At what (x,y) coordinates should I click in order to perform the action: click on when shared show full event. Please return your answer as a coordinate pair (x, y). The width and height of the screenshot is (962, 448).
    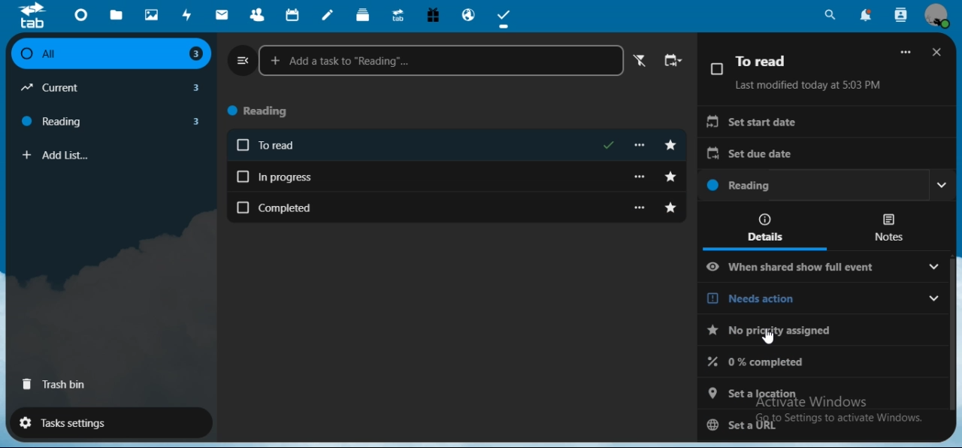
    Looking at the image, I should click on (807, 267).